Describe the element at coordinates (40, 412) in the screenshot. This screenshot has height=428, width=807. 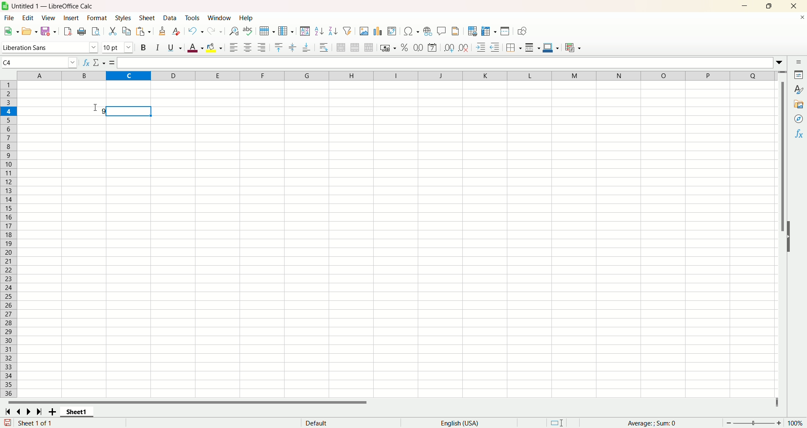
I see `last sheet` at that location.